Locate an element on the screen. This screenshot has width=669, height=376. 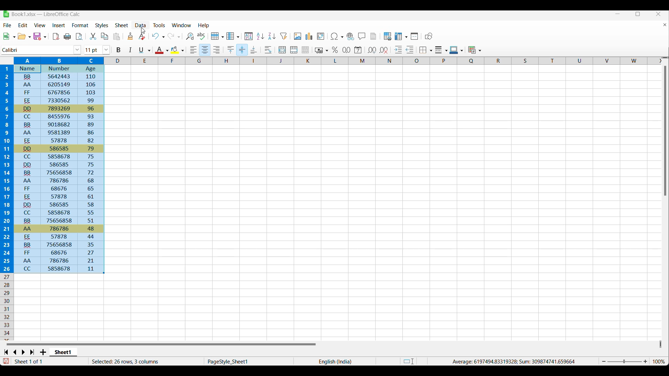
Print is located at coordinates (67, 37).